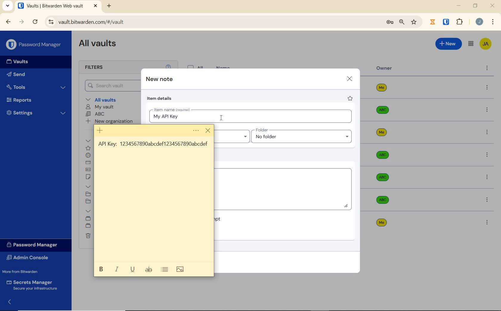 This screenshot has height=311, width=501. What do you see at coordinates (88, 210) in the screenshot?
I see `Collections` at bounding box center [88, 210].